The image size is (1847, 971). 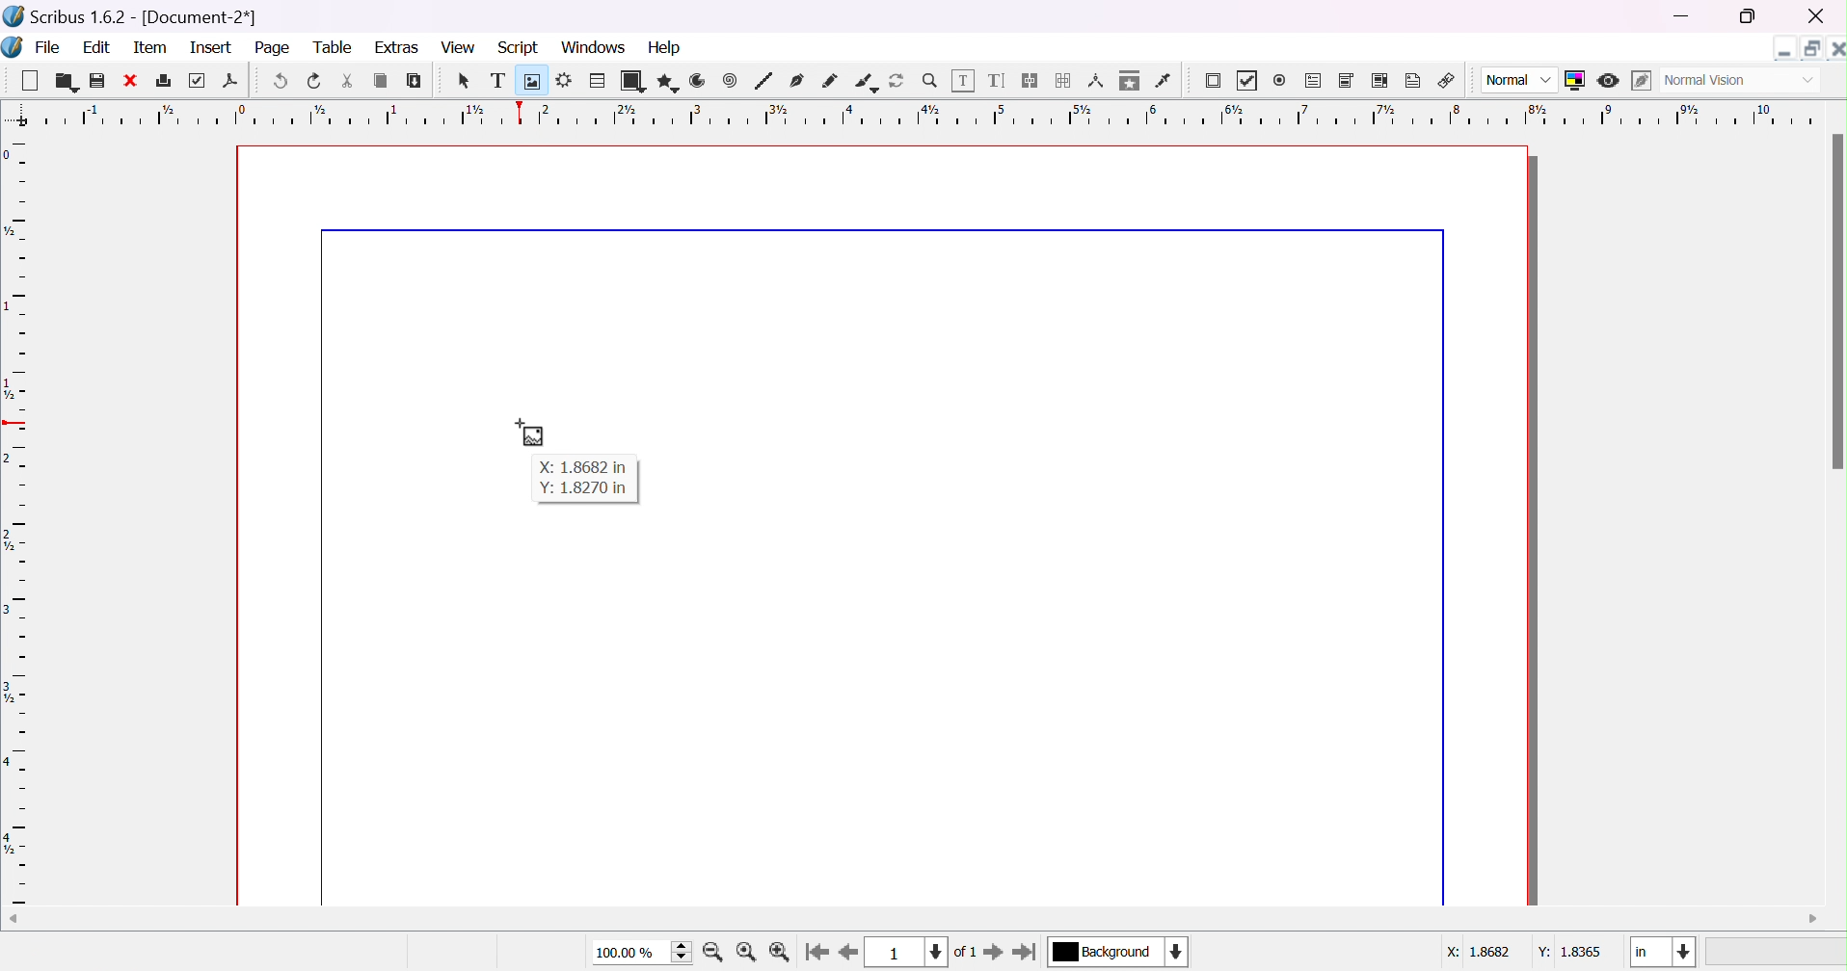 What do you see at coordinates (597, 78) in the screenshot?
I see `table` at bounding box center [597, 78].